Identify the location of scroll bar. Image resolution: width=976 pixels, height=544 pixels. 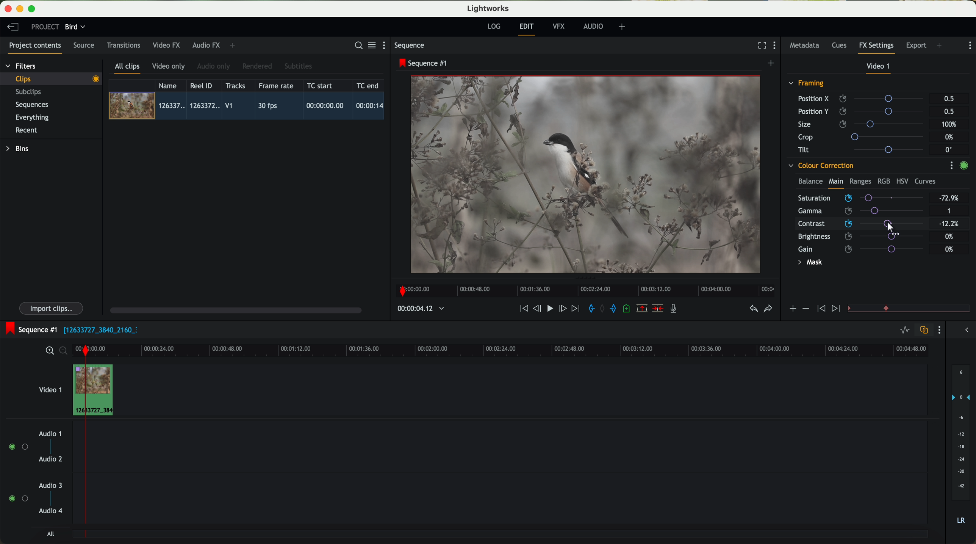
(235, 310).